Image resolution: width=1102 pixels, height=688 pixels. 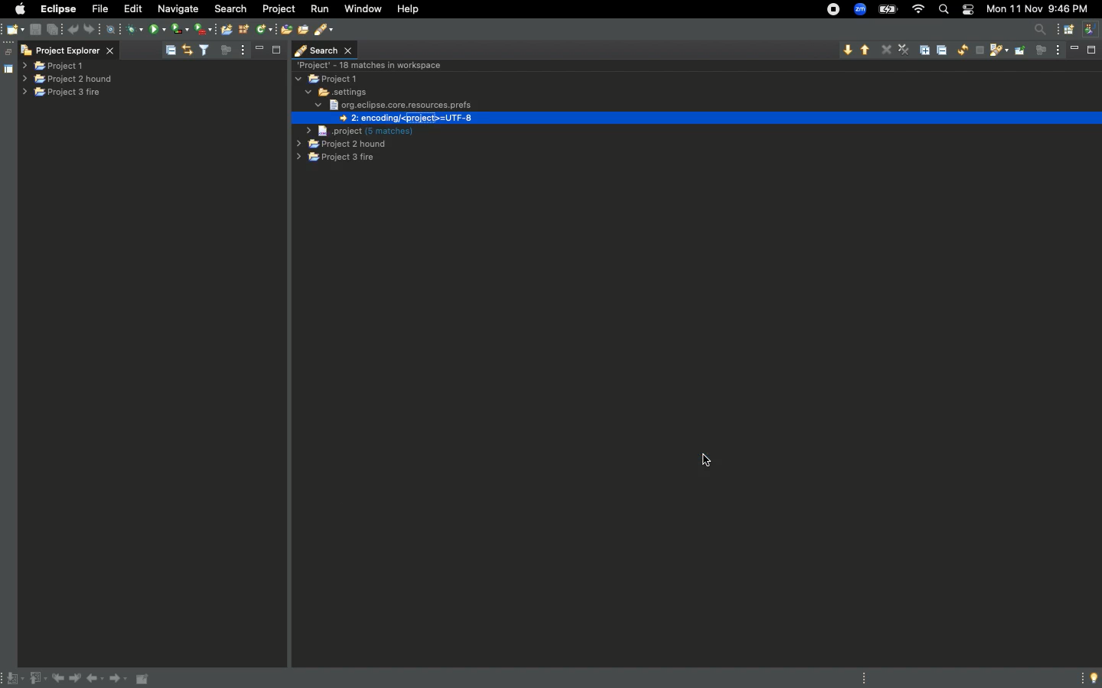 What do you see at coordinates (227, 28) in the screenshot?
I see `open console` at bounding box center [227, 28].